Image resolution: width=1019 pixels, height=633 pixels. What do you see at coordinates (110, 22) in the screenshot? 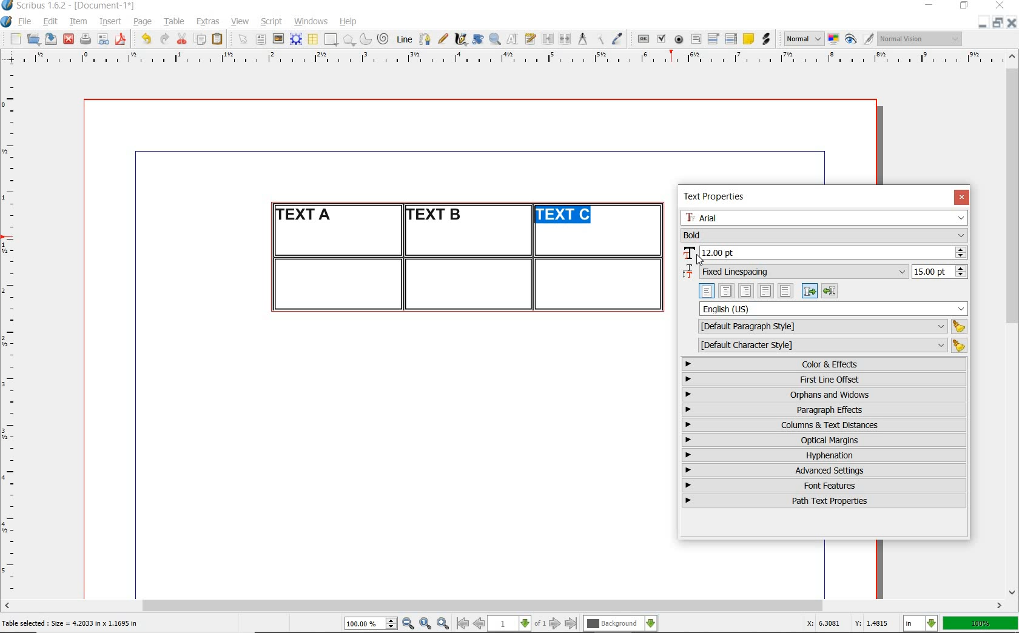
I see `insert` at bounding box center [110, 22].